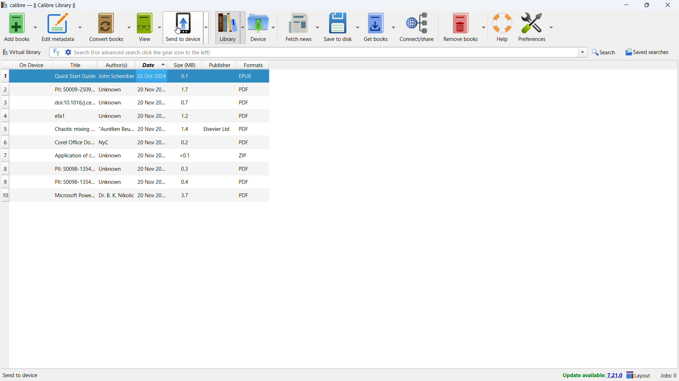 The height and width of the screenshot is (381, 679). I want to click on sort by size, so click(184, 65).